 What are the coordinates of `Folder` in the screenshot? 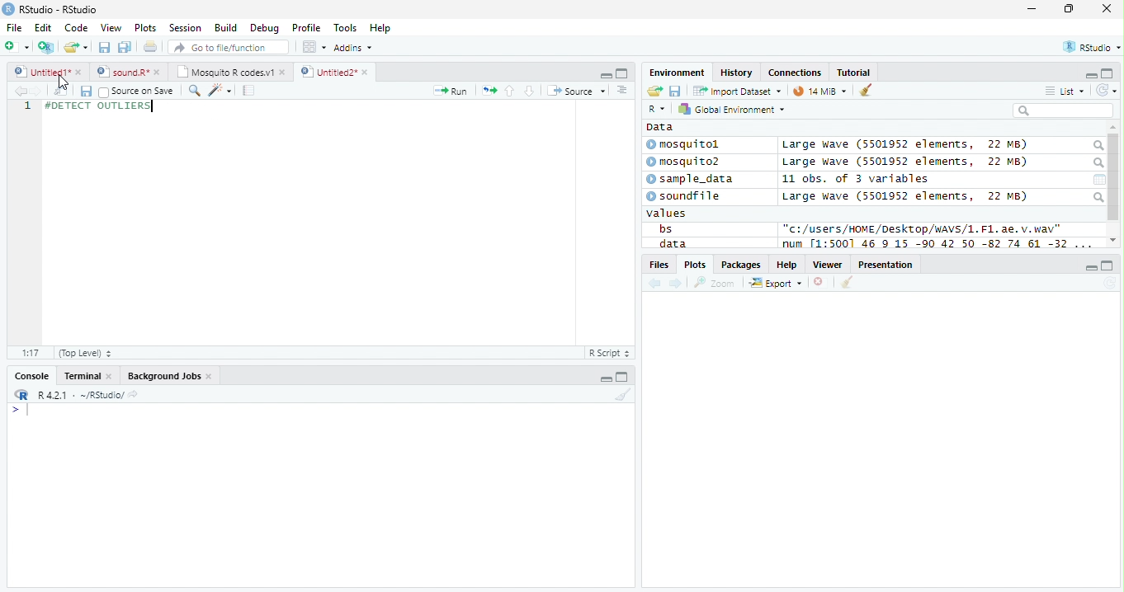 It's located at (654, 91).